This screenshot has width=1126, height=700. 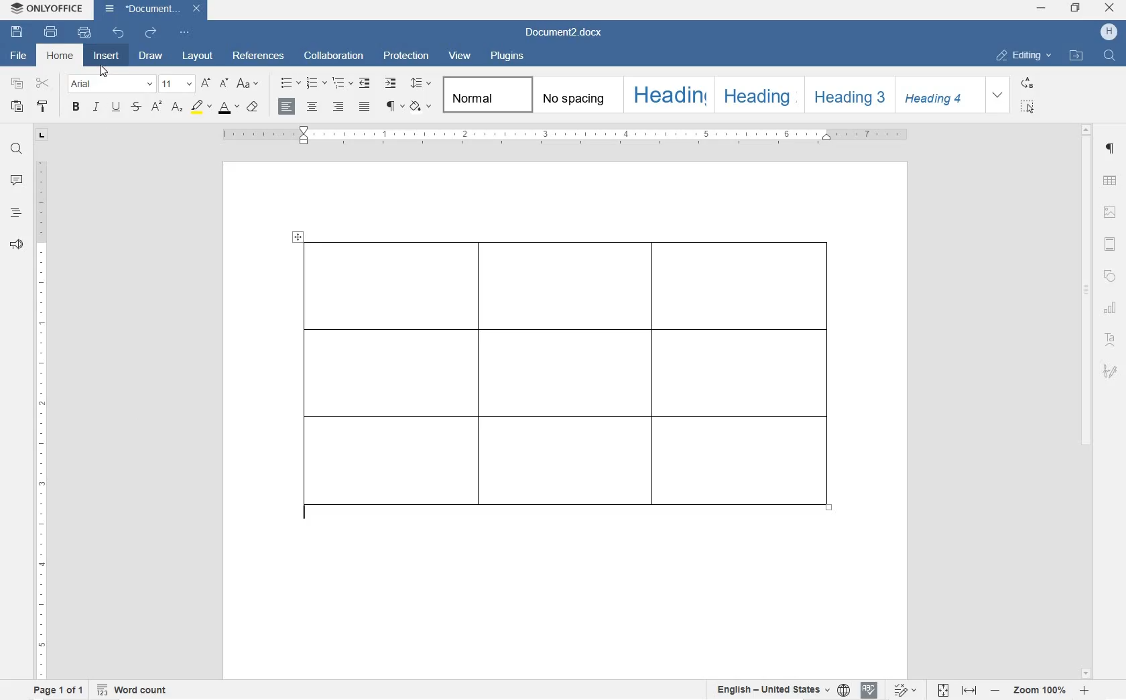 What do you see at coordinates (869, 691) in the screenshot?
I see `spell check` at bounding box center [869, 691].